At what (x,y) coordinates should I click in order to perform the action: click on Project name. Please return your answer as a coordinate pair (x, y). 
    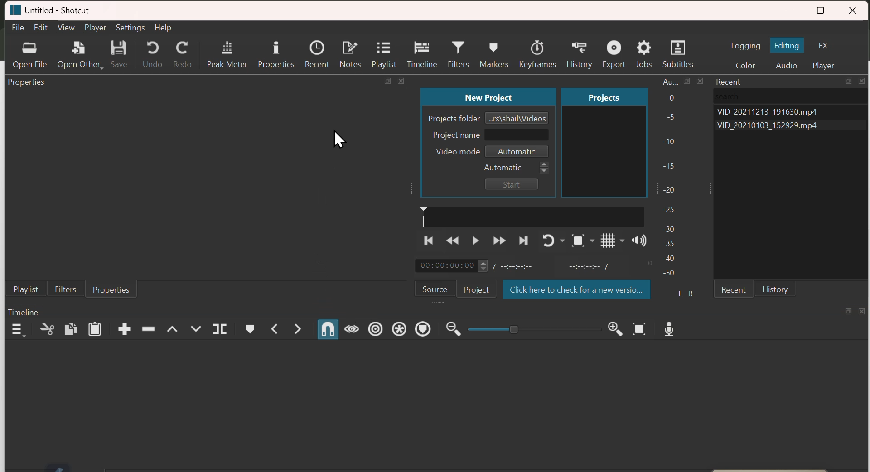
    Looking at the image, I should click on (489, 135).